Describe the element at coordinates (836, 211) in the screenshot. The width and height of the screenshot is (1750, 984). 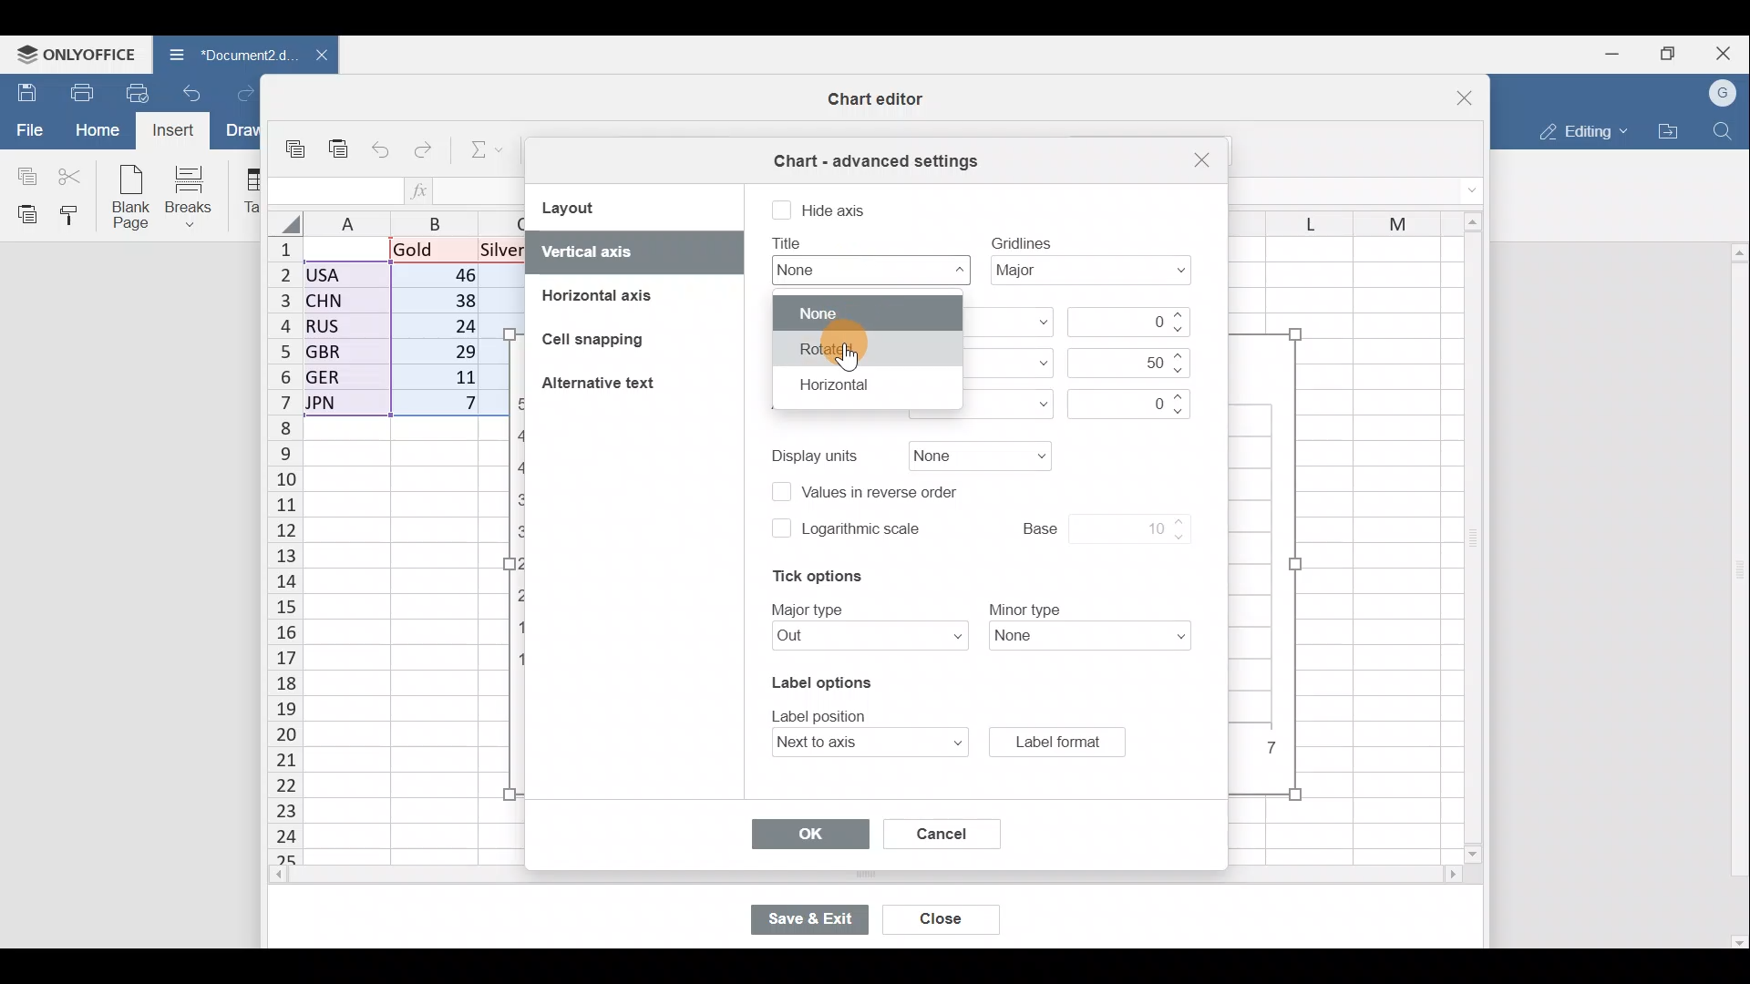
I see `Hide axis` at that location.